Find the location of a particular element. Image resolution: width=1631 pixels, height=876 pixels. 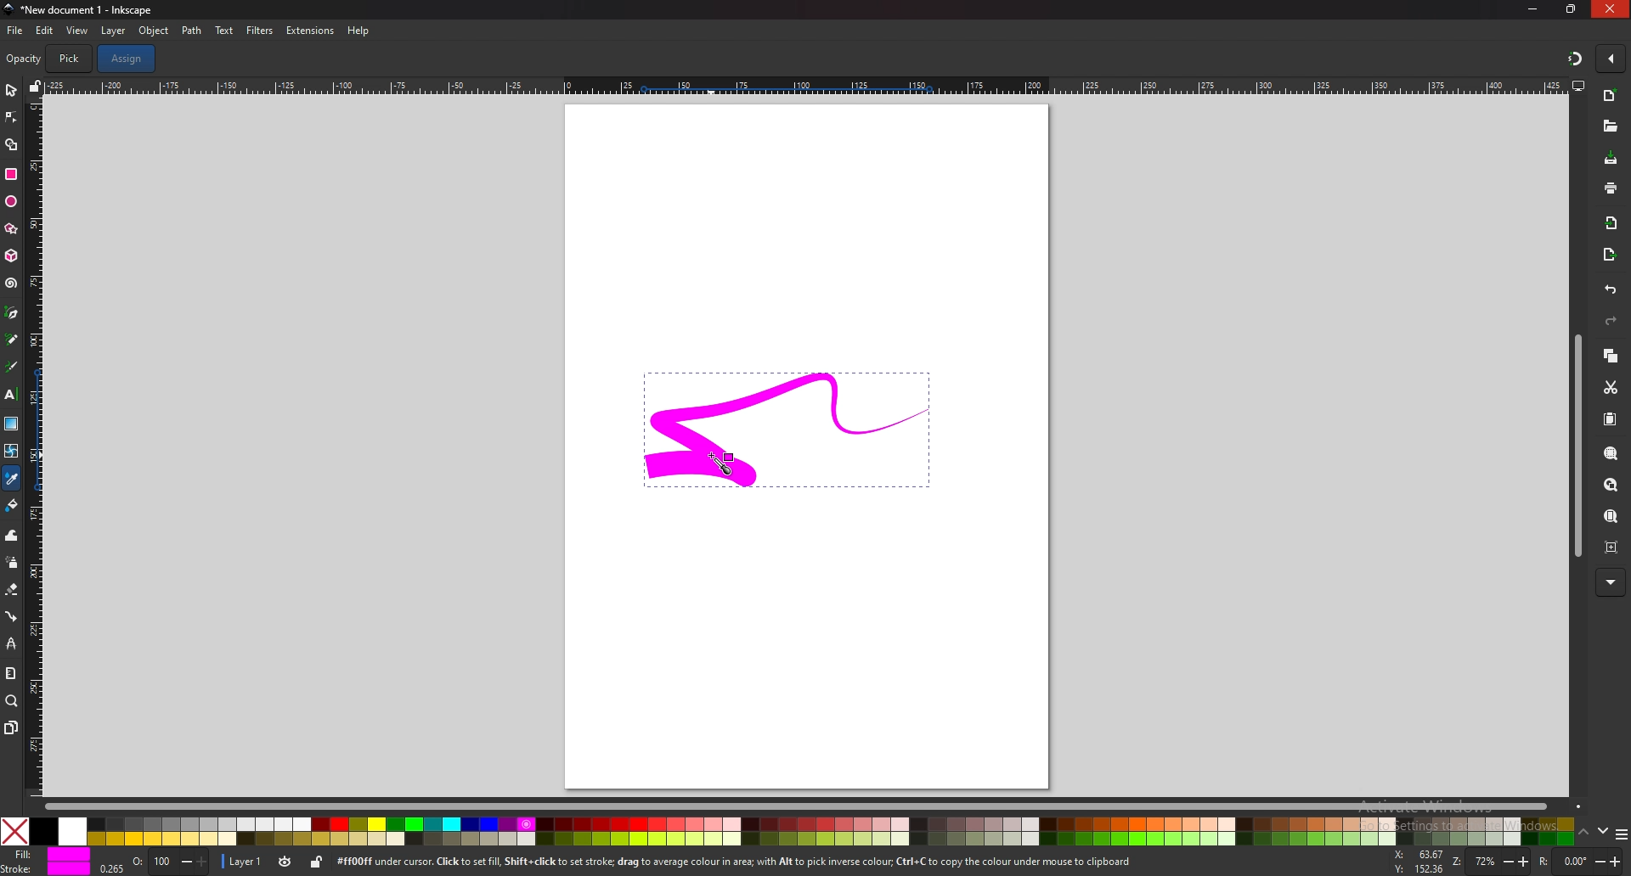

x and y coordinates is located at coordinates (1418, 861).